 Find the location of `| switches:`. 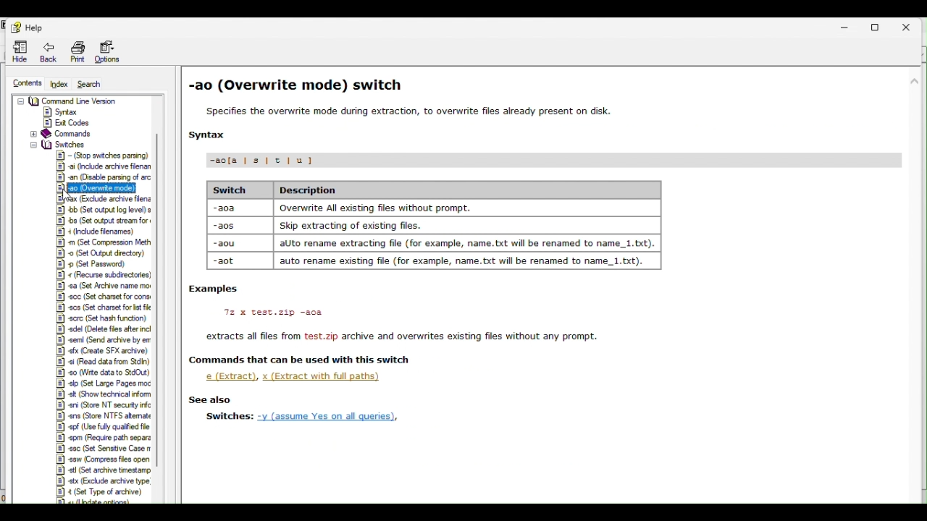

| switches: is located at coordinates (226, 416).